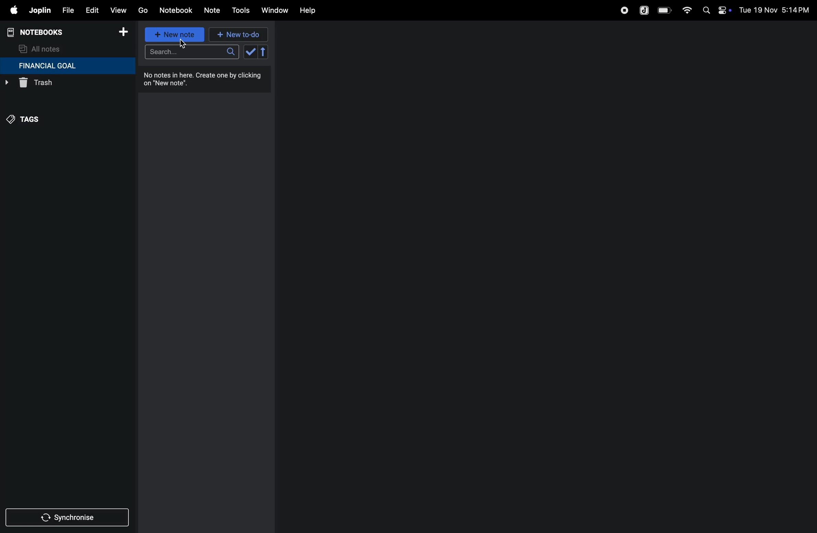 The image size is (817, 533). Describe the element at coordinates (264, 52) in the screenshot. I see `reverse sort order` at that location.